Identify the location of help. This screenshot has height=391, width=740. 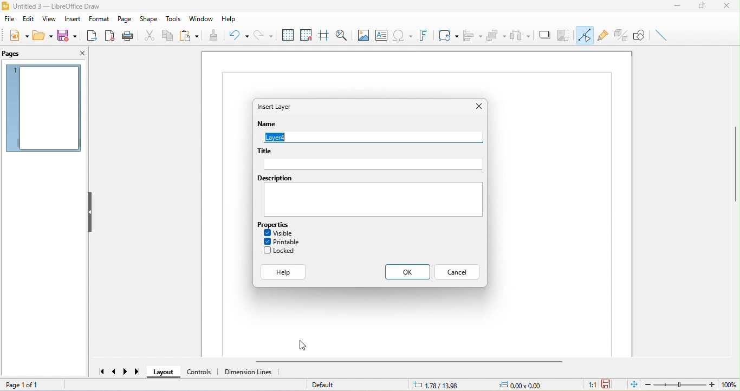
(284, 271).